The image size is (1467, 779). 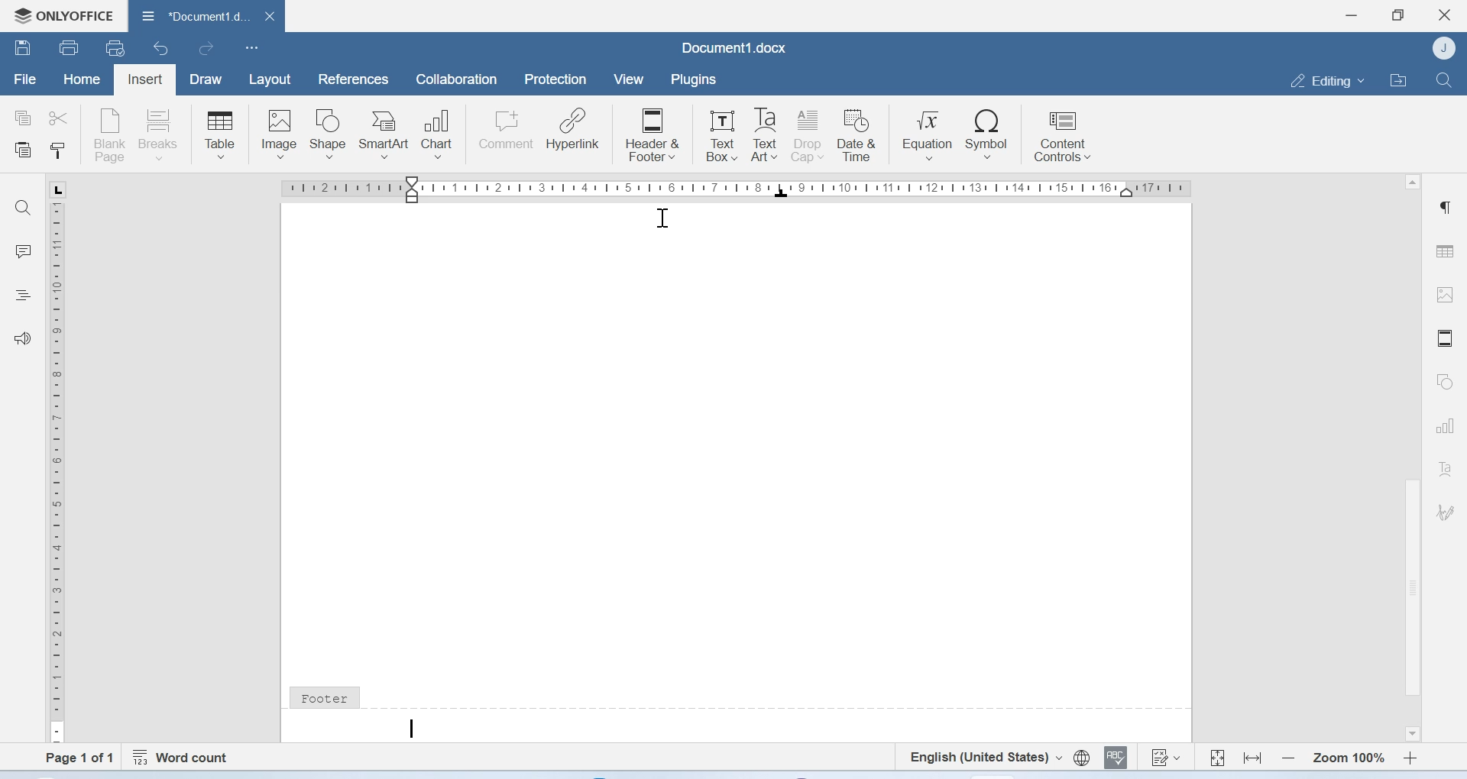 I want to click on Blank page, so click(x=111, y=134).